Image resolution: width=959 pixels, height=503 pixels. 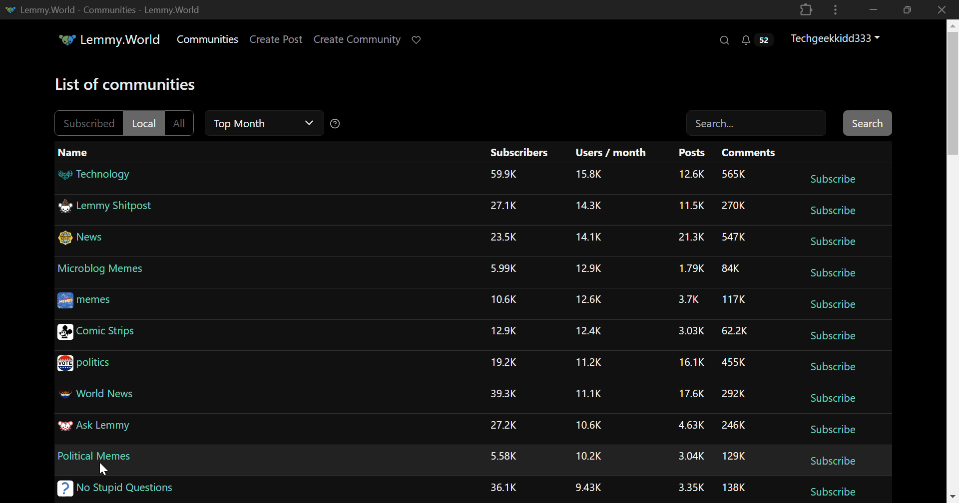 I want to click on Amount, so click(x=587, y=206).